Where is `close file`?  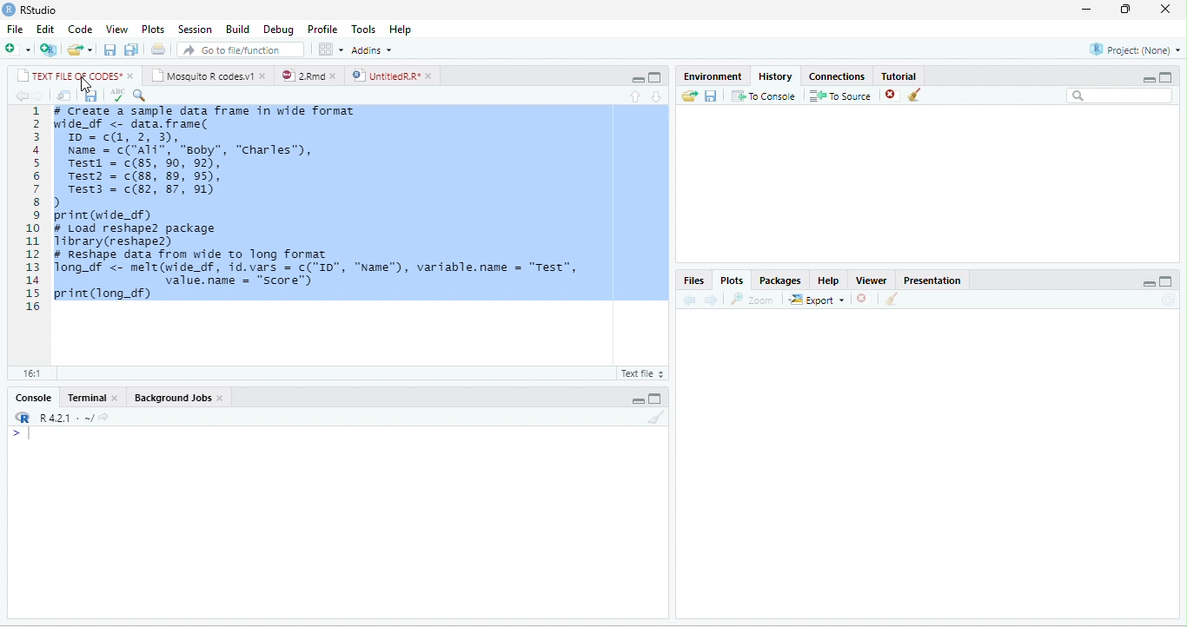
close file is located at coordinates (892, 95).